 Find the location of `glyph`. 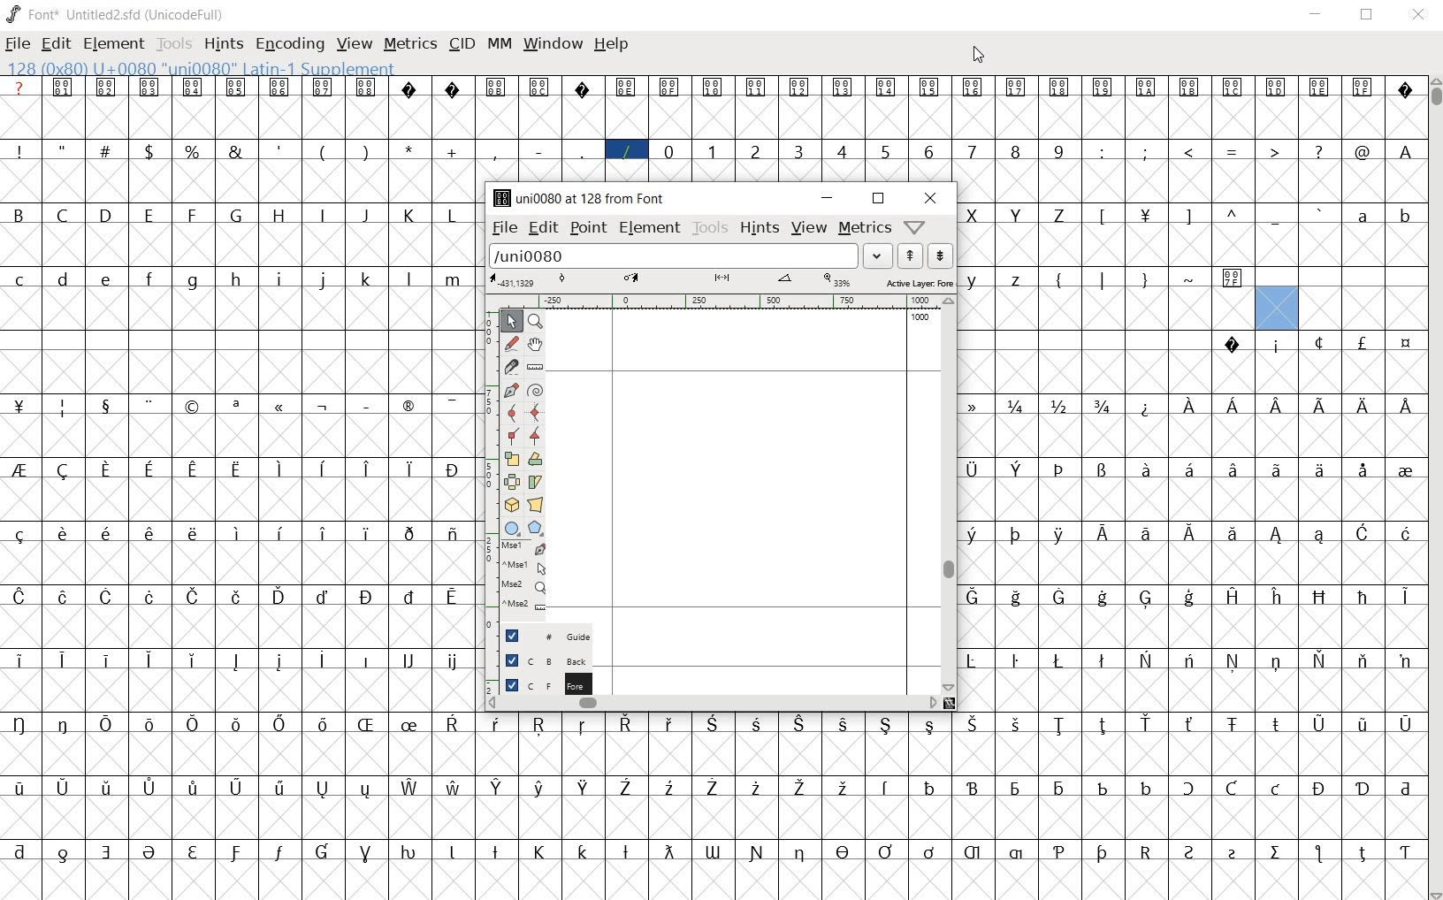

glyph is located at coordinates (1188, 660).